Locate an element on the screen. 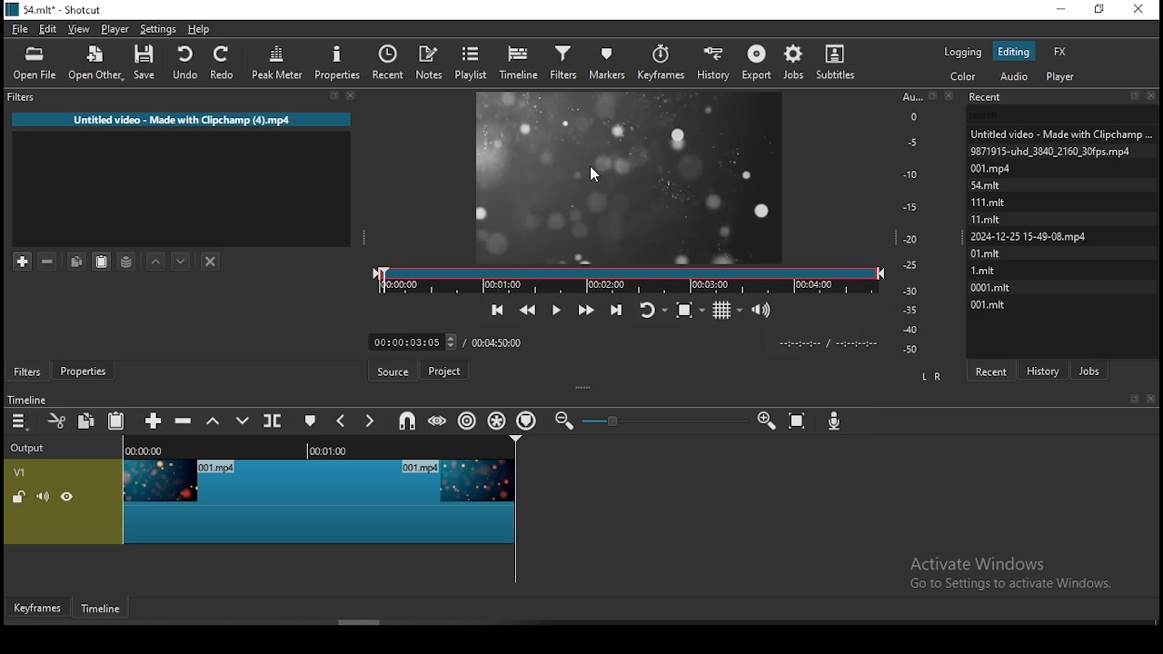 The height and width of the screenshot is (654, 1163). (un)hide is located at coordinates (66, 499).